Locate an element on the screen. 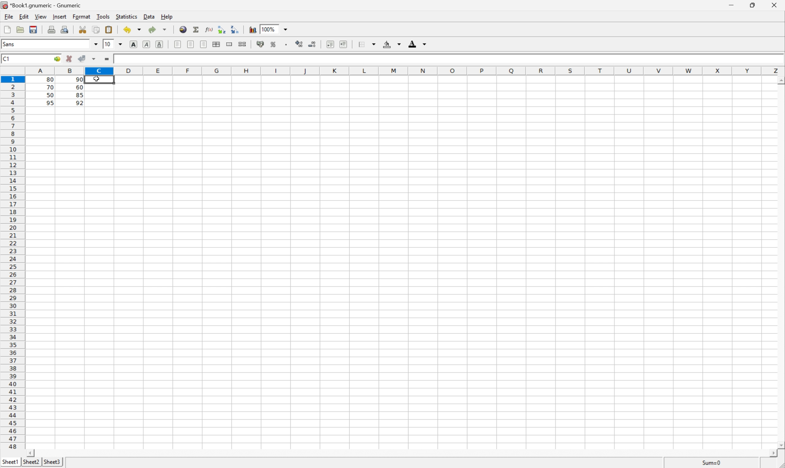 The width and height of the screenshot is (785, 468). Increase indent, and align the contents to the left is located at coordinates (345, 44).